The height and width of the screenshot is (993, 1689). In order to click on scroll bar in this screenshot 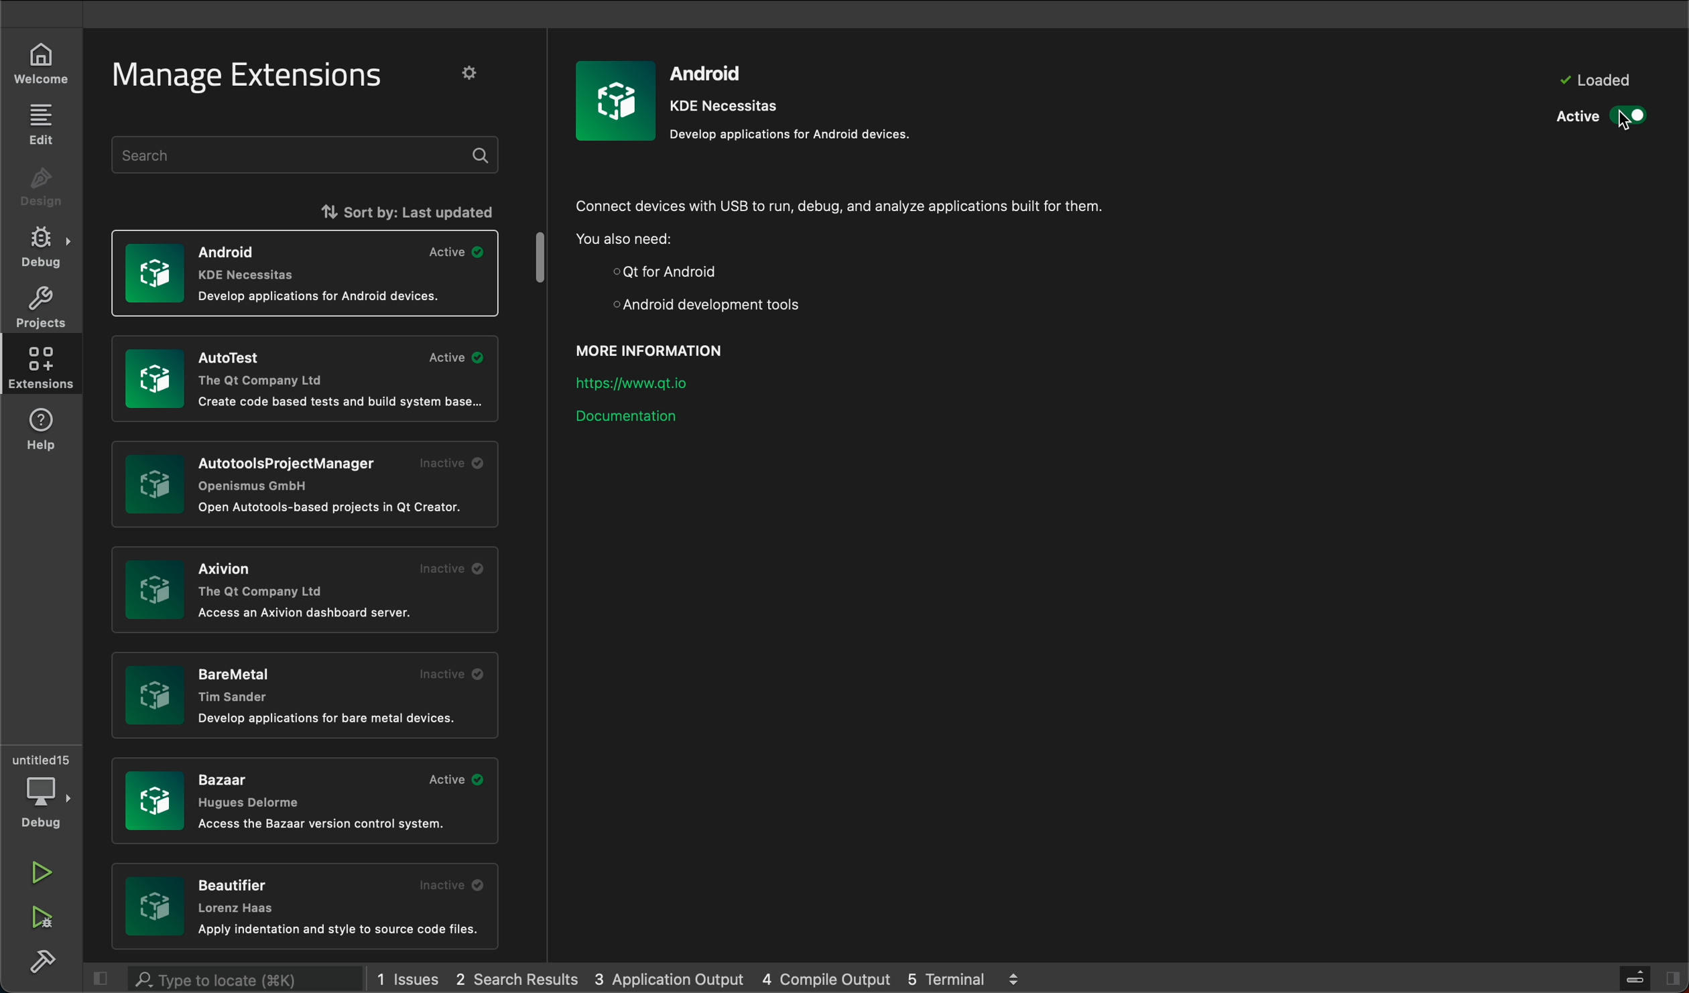, I will do `click(544, 259)`.